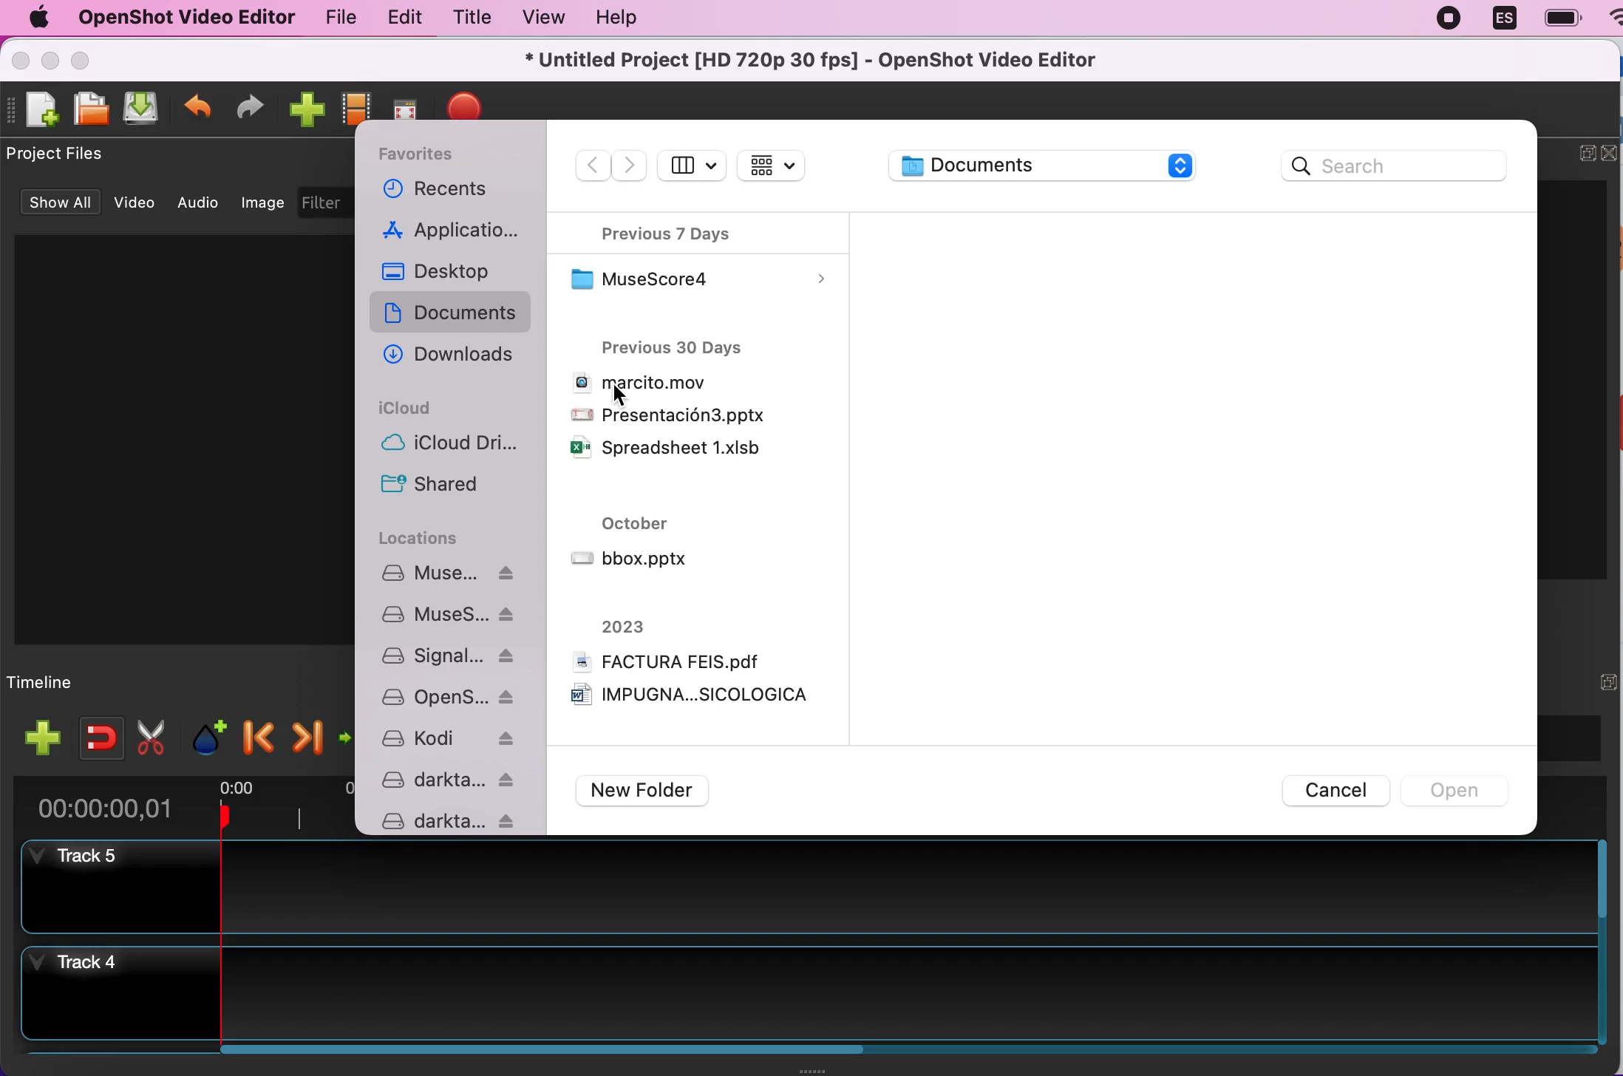 Image resolution: width=1623 pixels, height=1076 pixels. What do you see at coordinates (474, 102) in the screenshot?
I see `export files` at bounding box center [474, 102].